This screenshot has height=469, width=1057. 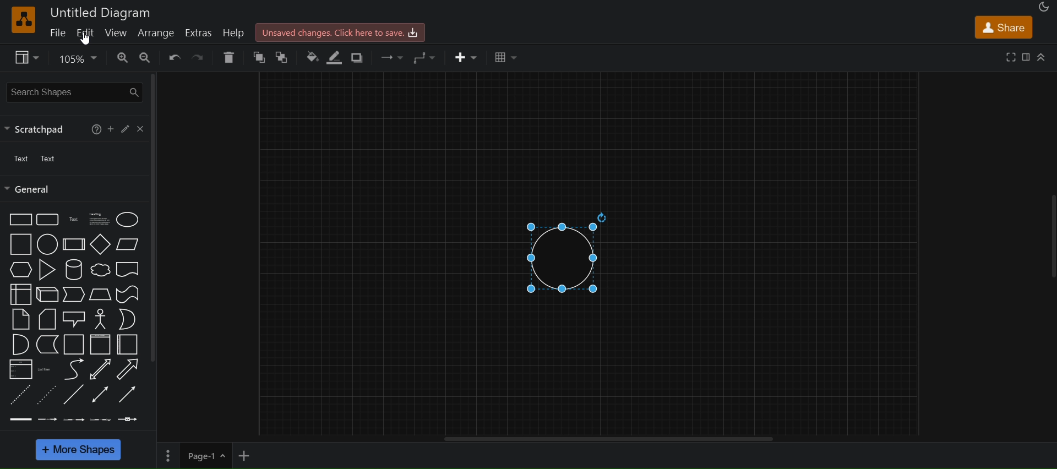 What do you see at coordinates (72, 220) in the screenshot?
I see `text` at bounding box center [72, 220].